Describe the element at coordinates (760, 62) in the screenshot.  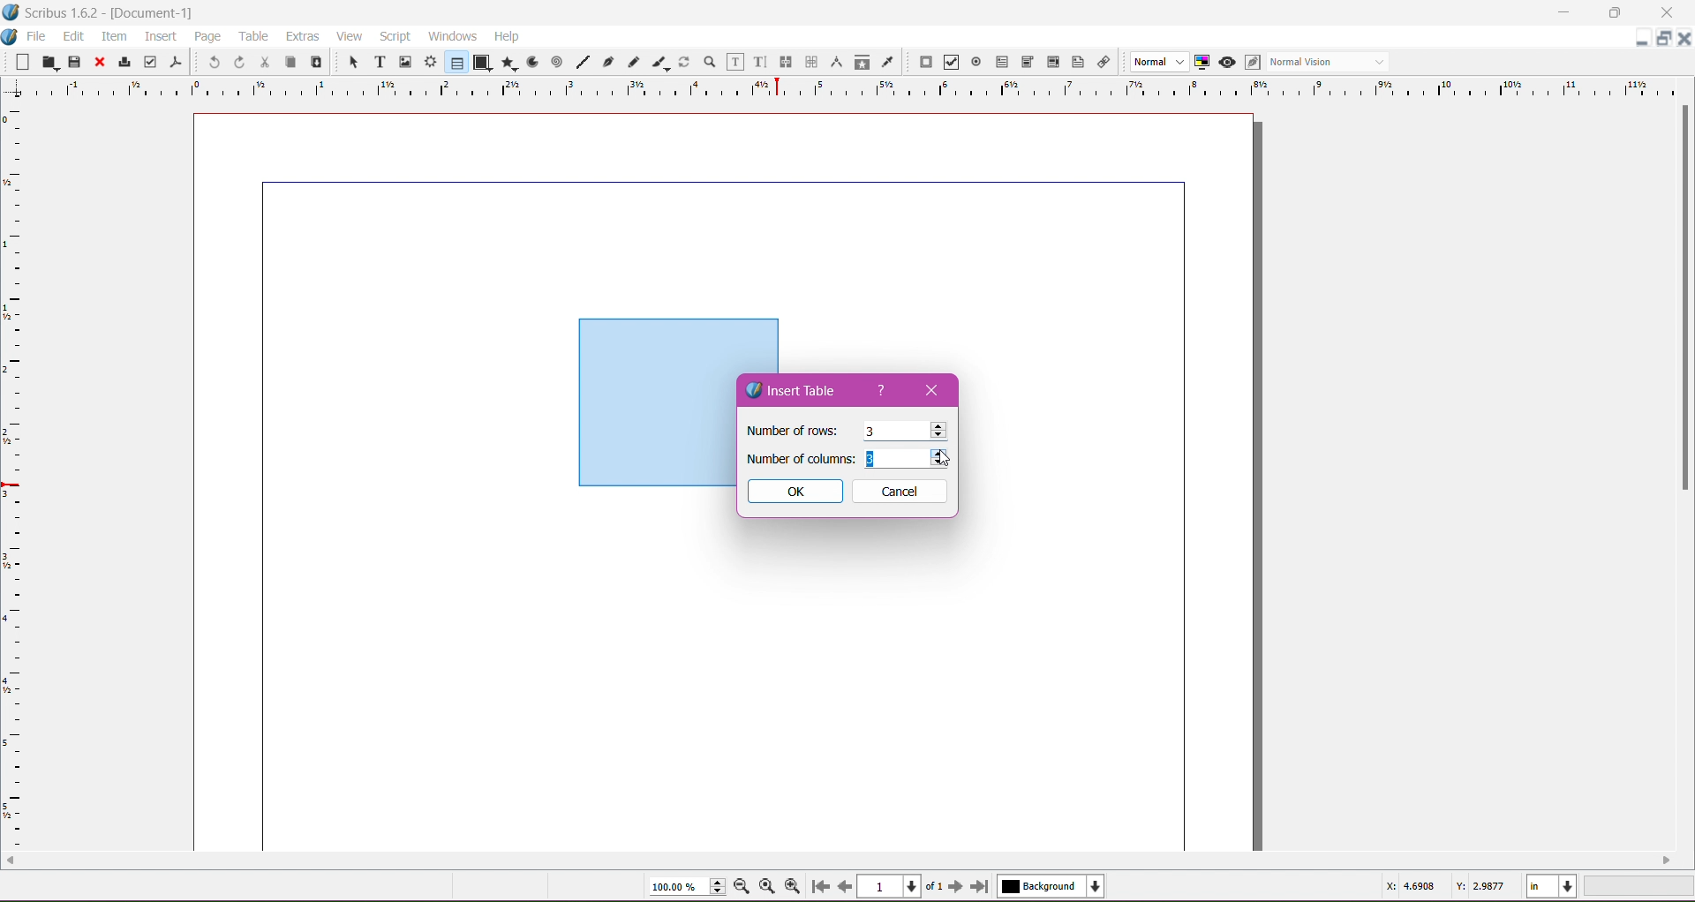
I see `Edit Text with Story` at that location.